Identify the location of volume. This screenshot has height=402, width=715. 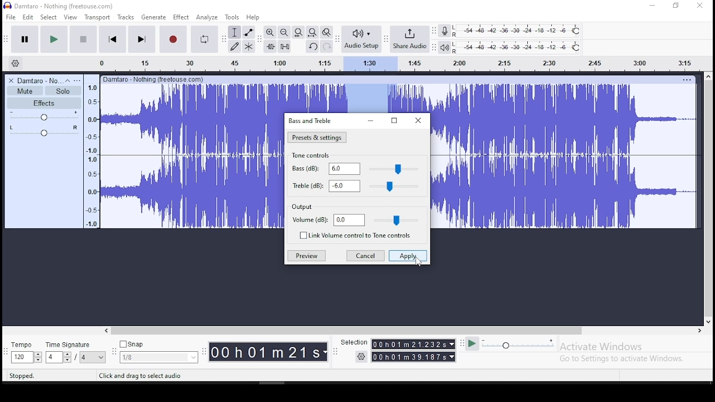
(45, 116).